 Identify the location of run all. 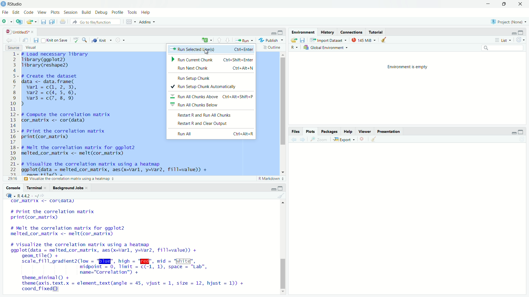
(212, 134).